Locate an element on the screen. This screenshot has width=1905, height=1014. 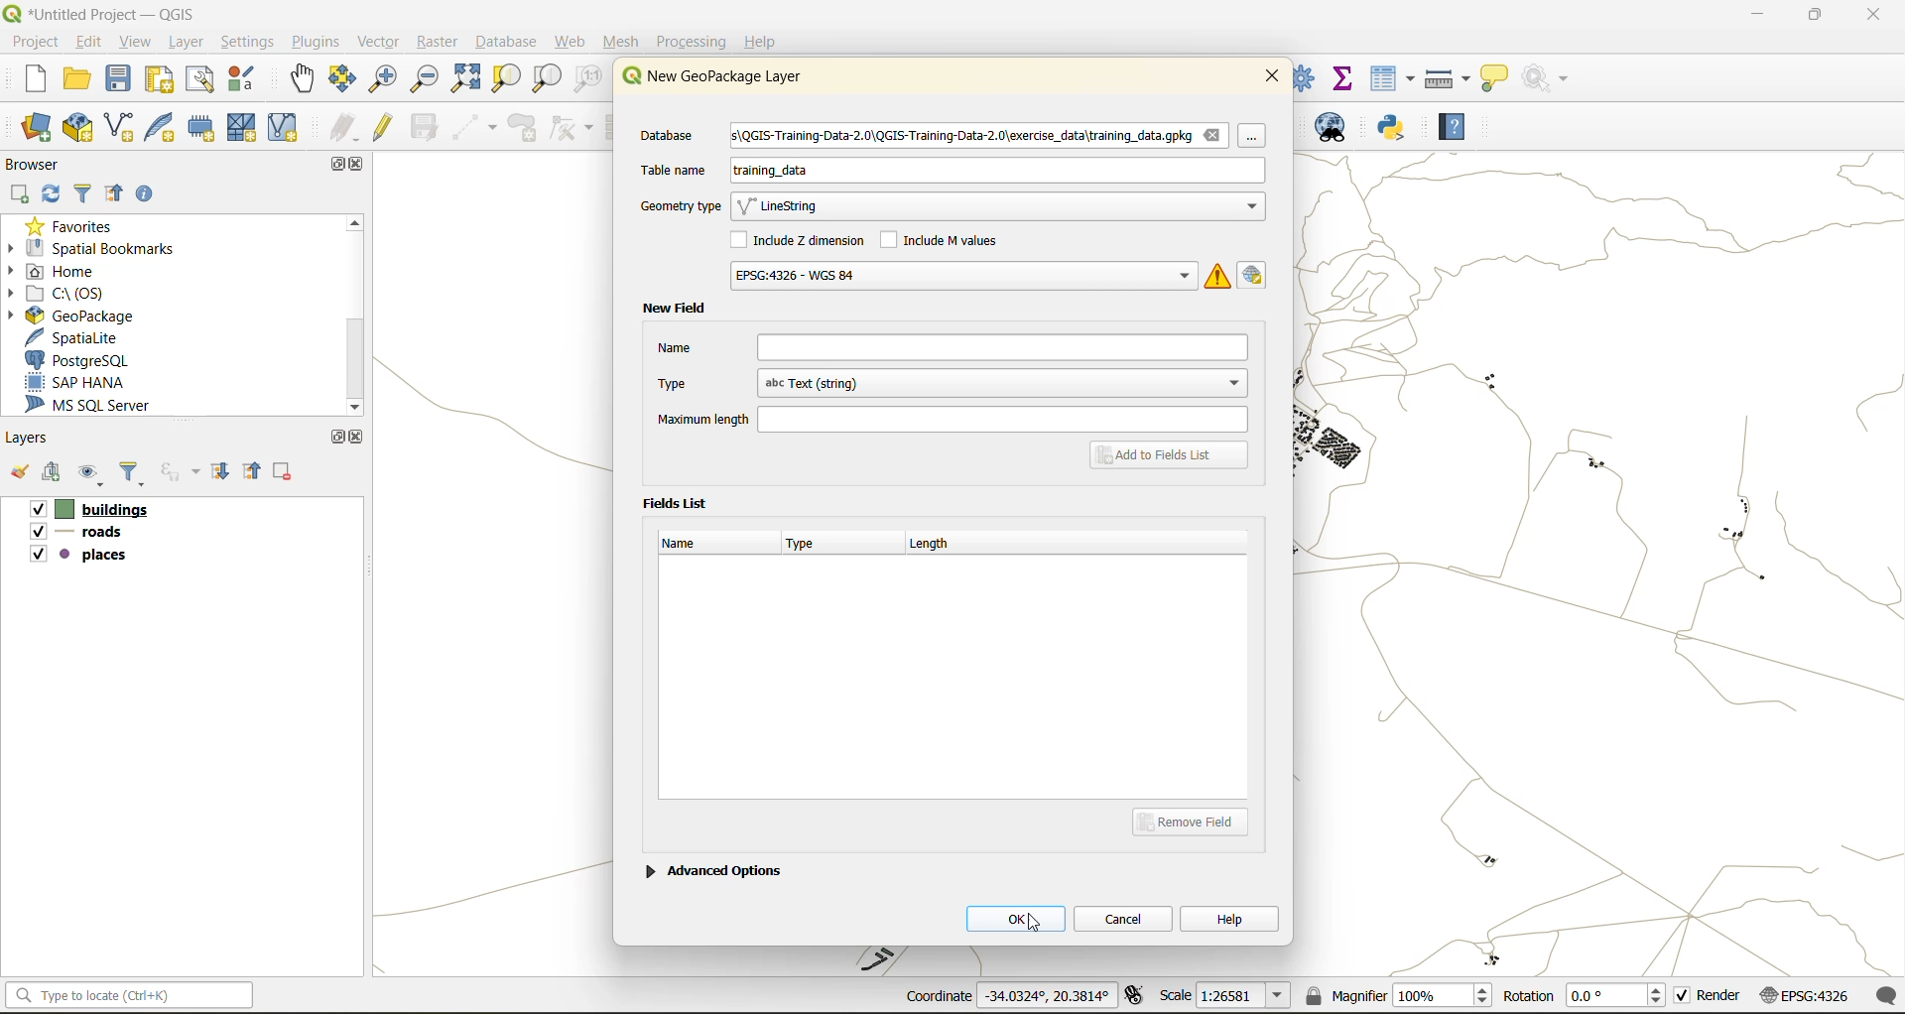
zoom full is located at coordinates (464, 79).